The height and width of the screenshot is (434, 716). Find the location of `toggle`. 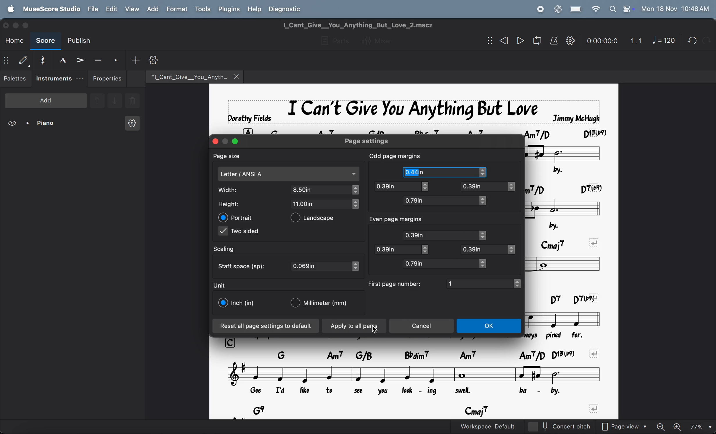

toggle is located at coordinates (484, 201).